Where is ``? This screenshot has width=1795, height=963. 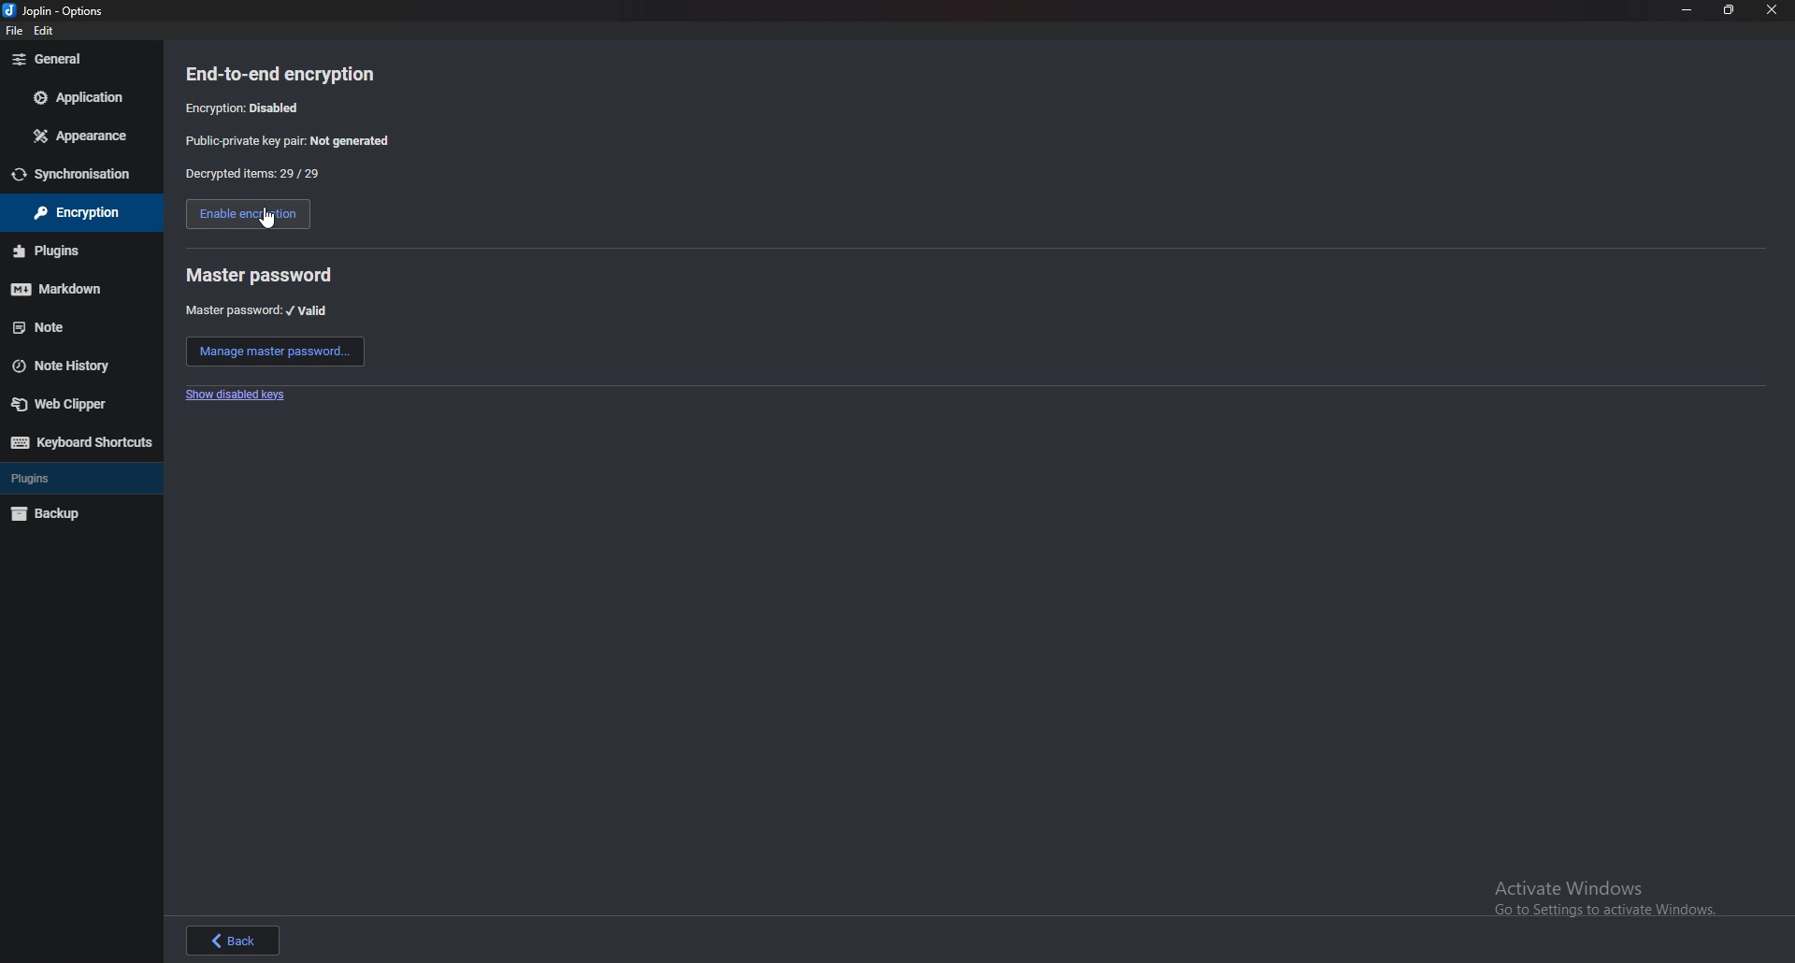
 is located at coordinates (50, 252).